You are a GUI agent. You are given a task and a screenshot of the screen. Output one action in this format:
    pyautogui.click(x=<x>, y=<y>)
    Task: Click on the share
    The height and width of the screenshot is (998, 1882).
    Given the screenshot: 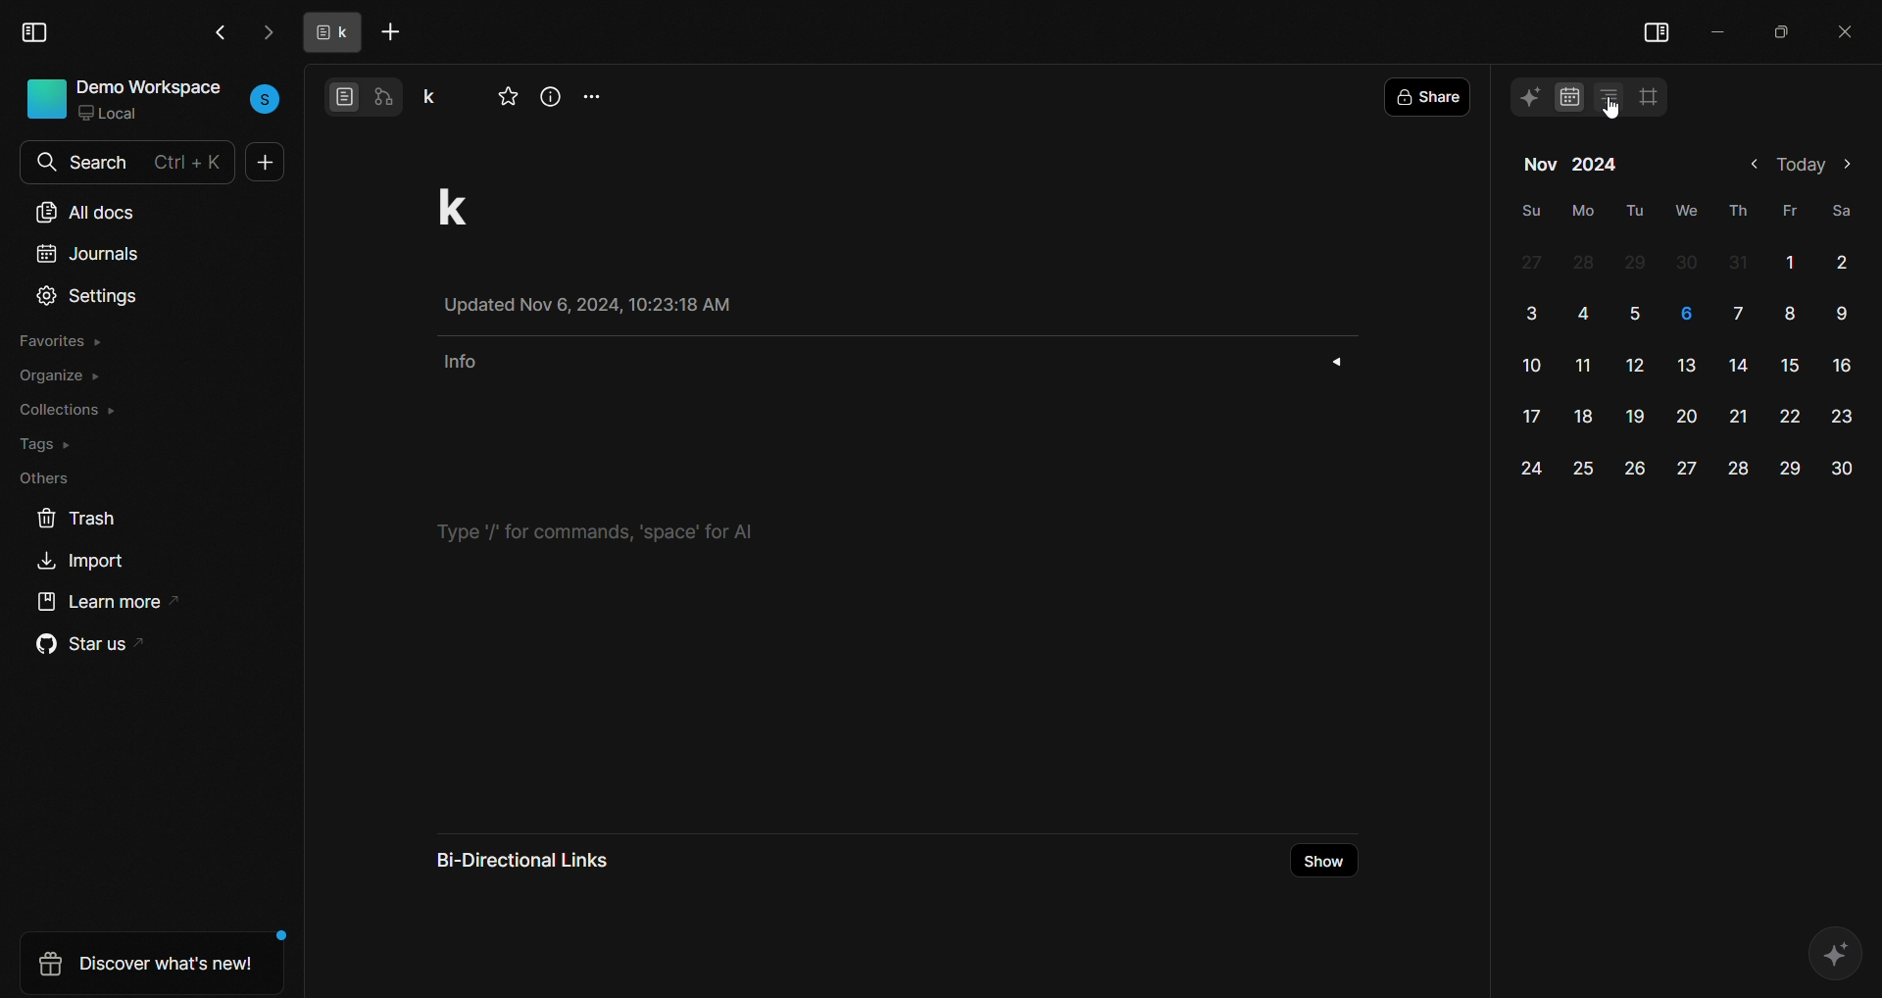 What is the action you would take?
    pyautogui.click(x=1433, y=96)
    